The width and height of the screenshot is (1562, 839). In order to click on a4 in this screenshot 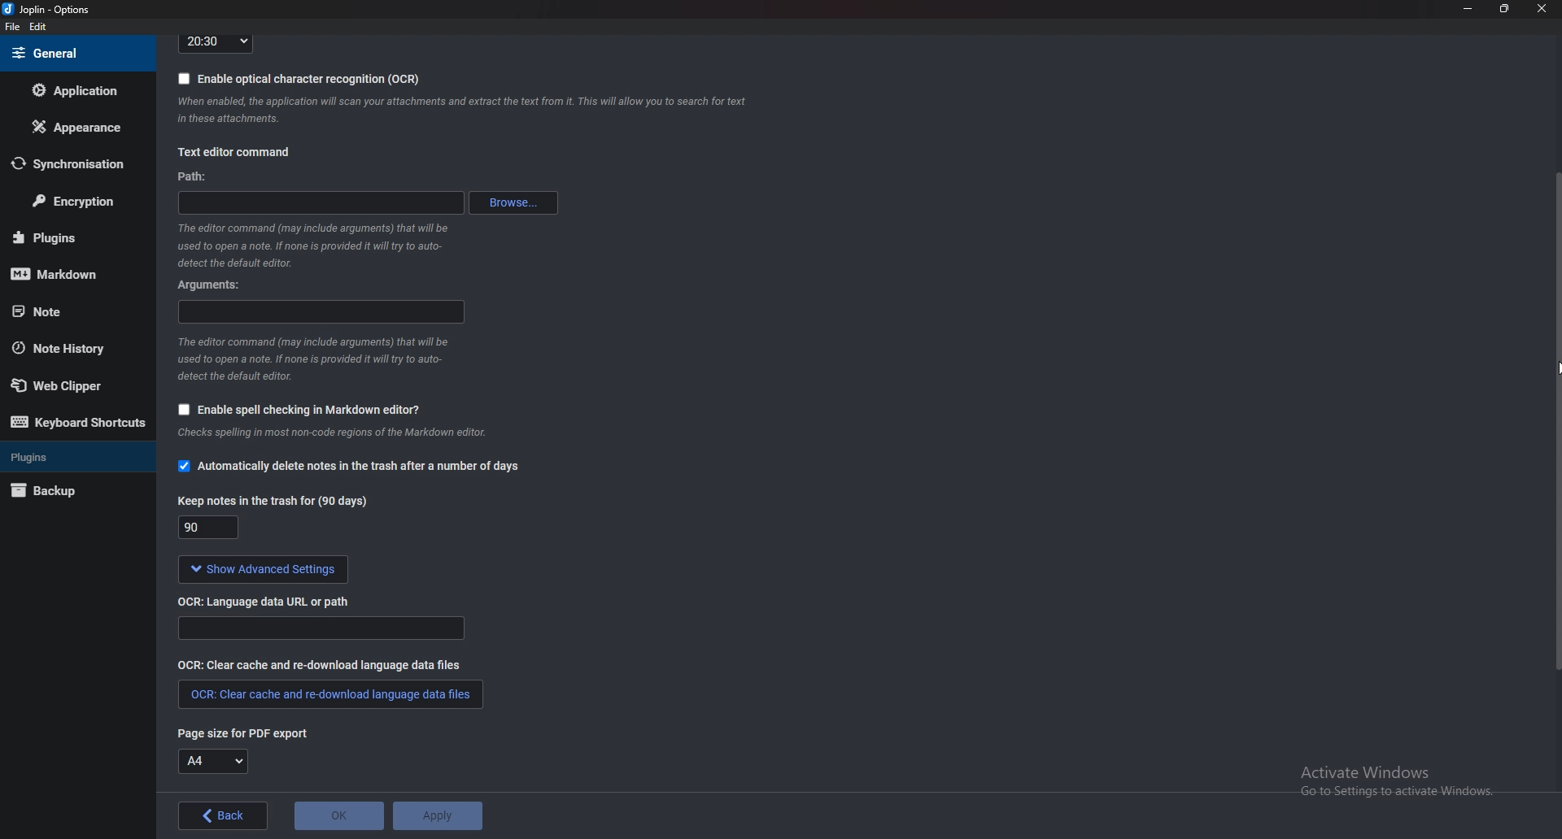, I will do `click(214, 762)`.